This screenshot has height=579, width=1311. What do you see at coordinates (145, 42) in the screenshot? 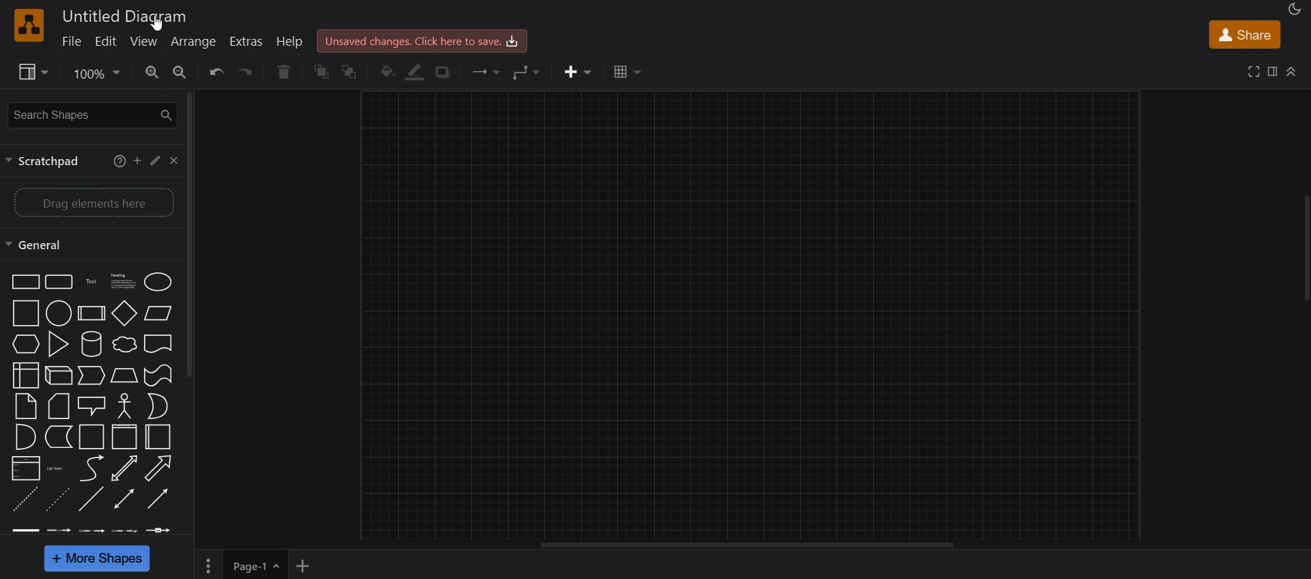
I see `view` at bounding box center [145, 42].